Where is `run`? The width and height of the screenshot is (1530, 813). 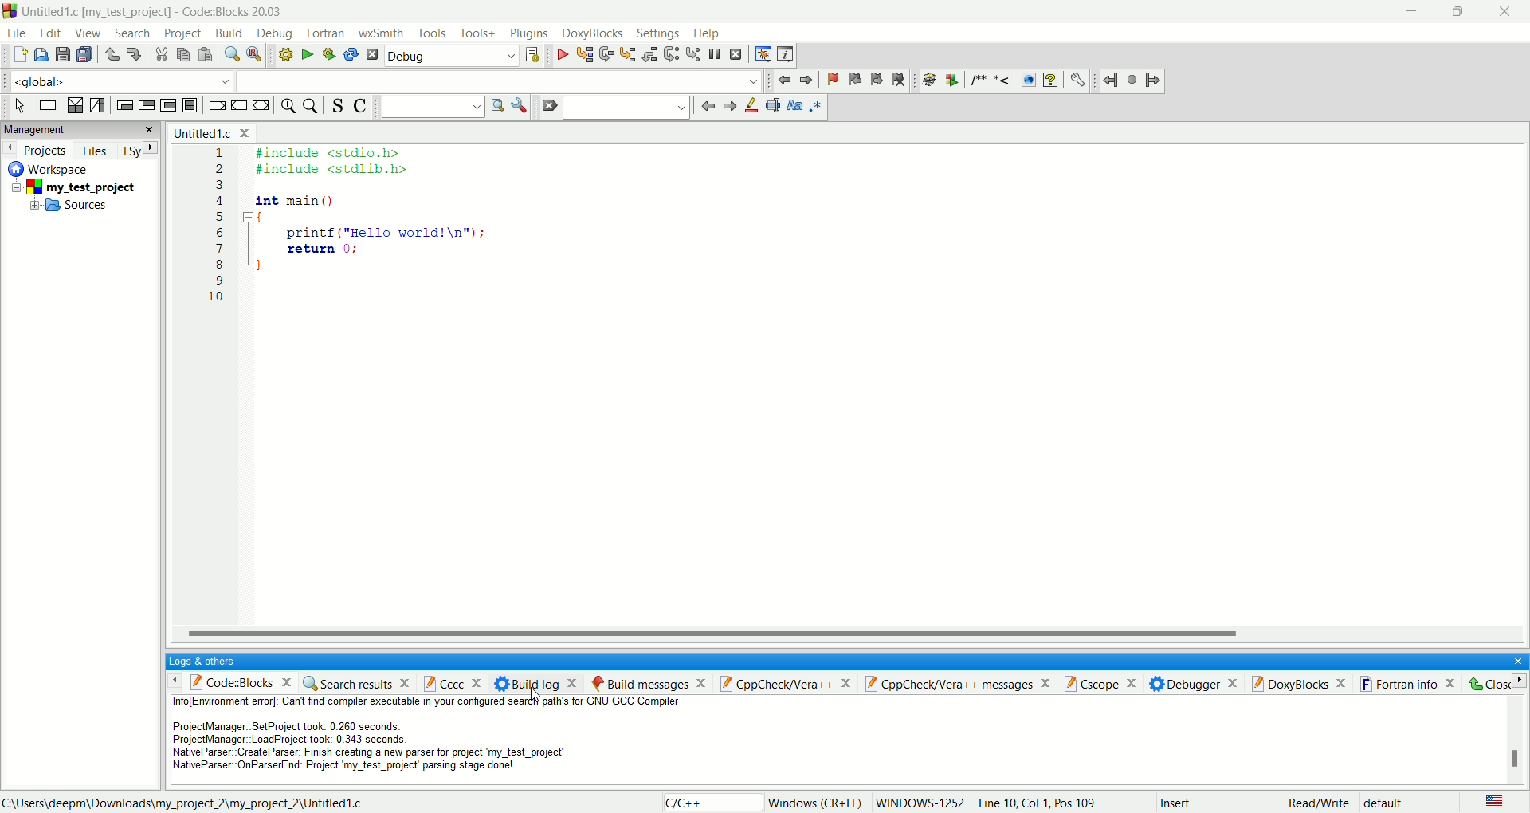
run is located at coordinates (304, 54).